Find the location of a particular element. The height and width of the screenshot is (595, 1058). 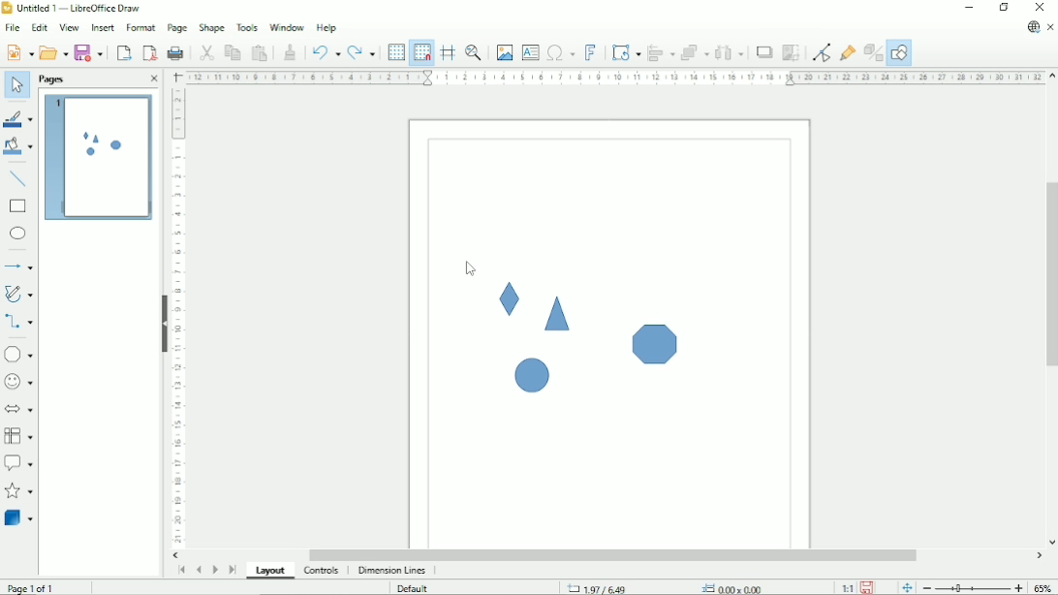

Show gluepoint functions is located at coordinates (847, 50).